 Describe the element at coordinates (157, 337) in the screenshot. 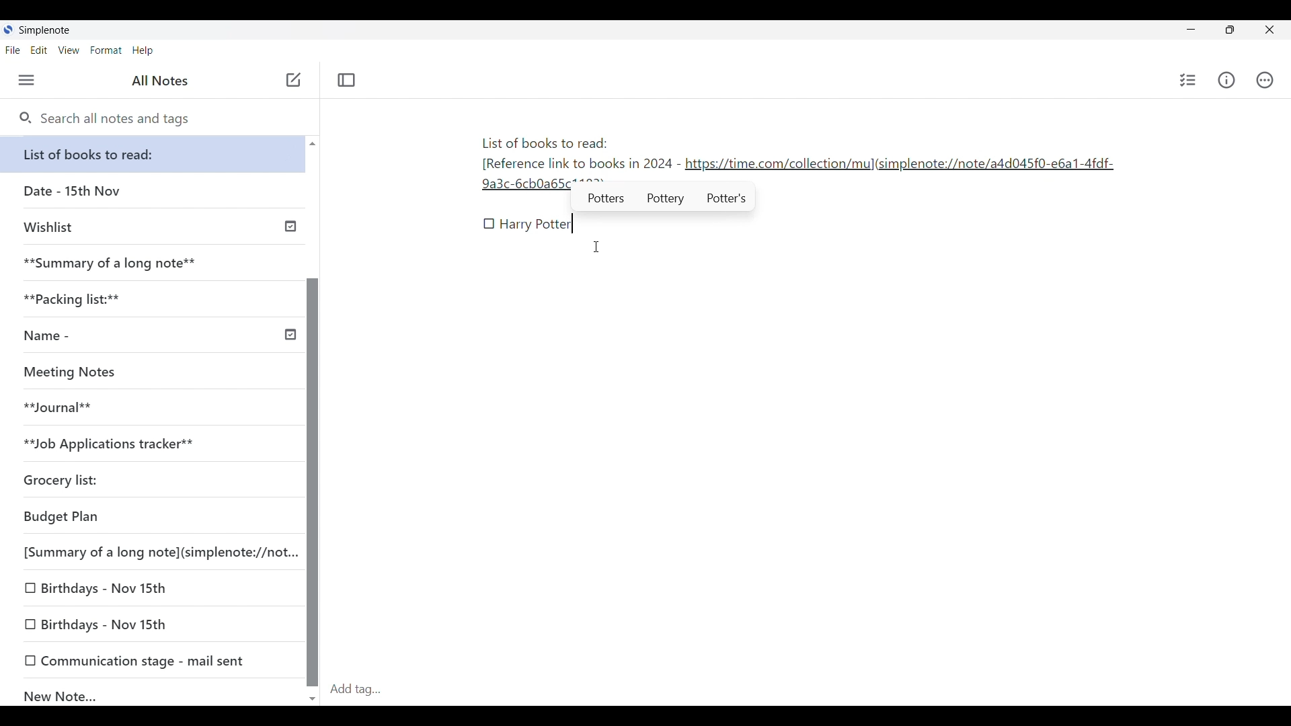

I see `Name -` at that location.